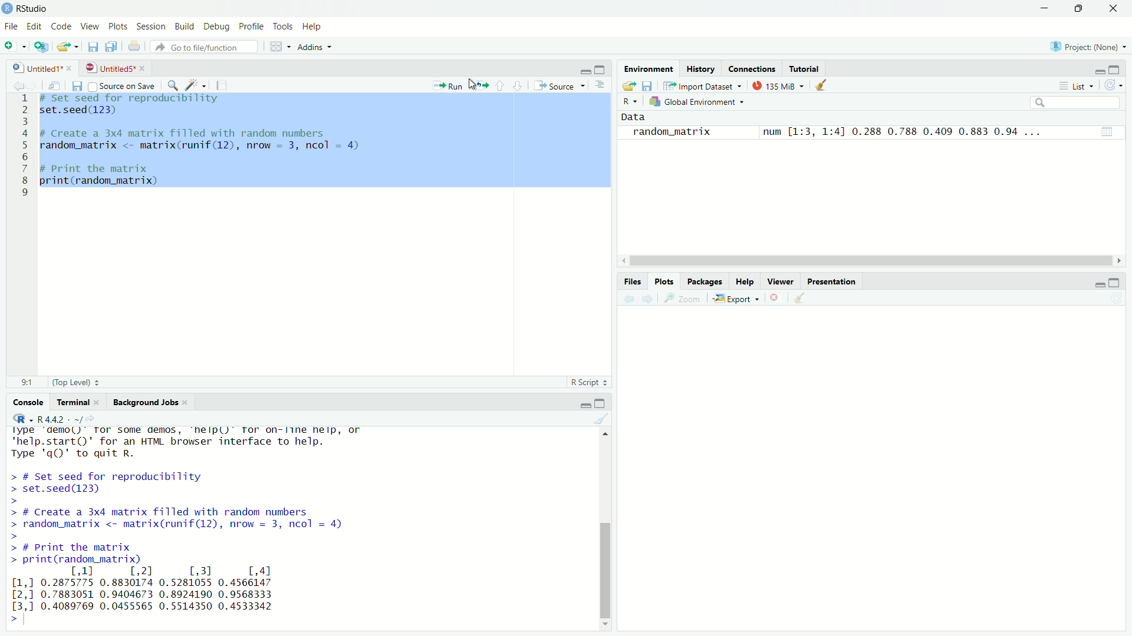 This screenshot has height=636, width=1132. What do you see at coordinates (118, 27) in the screenshot?
I see `Plots` at bounding box center [118, 27].